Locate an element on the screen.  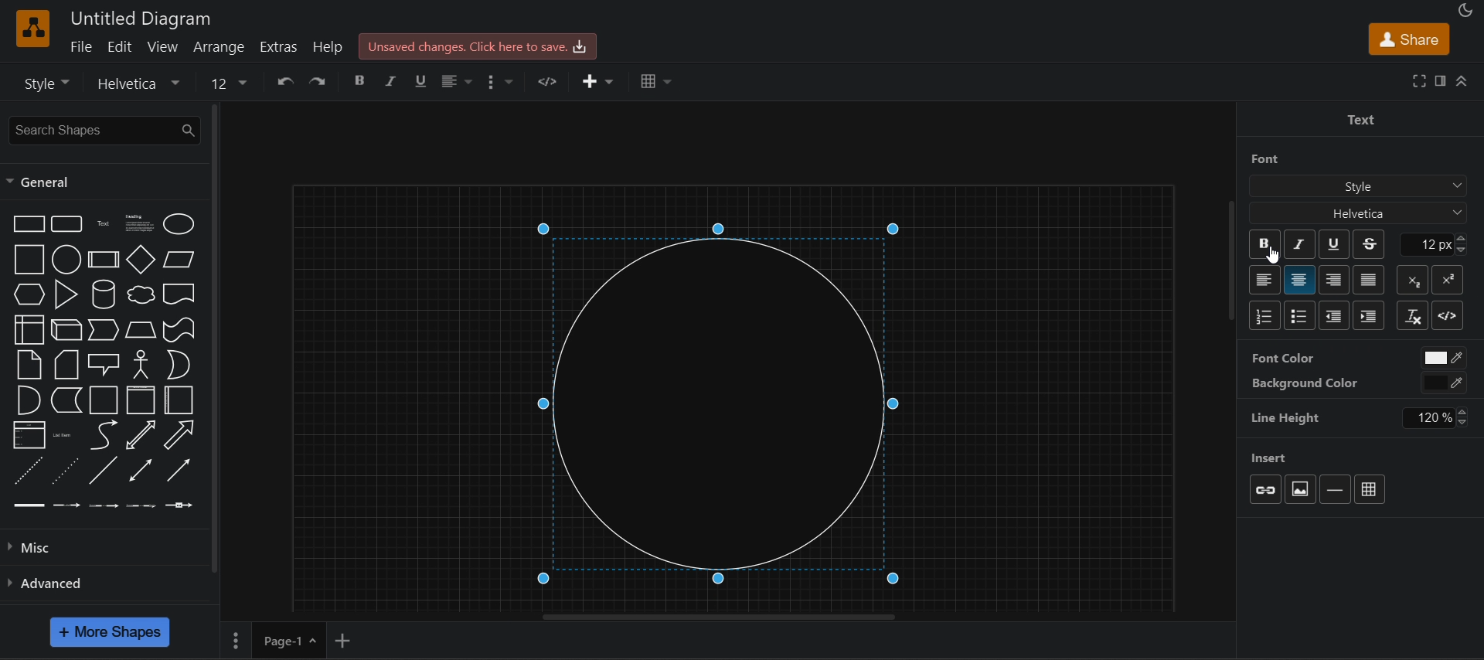
dashed line is located at coordinates (25, 473).